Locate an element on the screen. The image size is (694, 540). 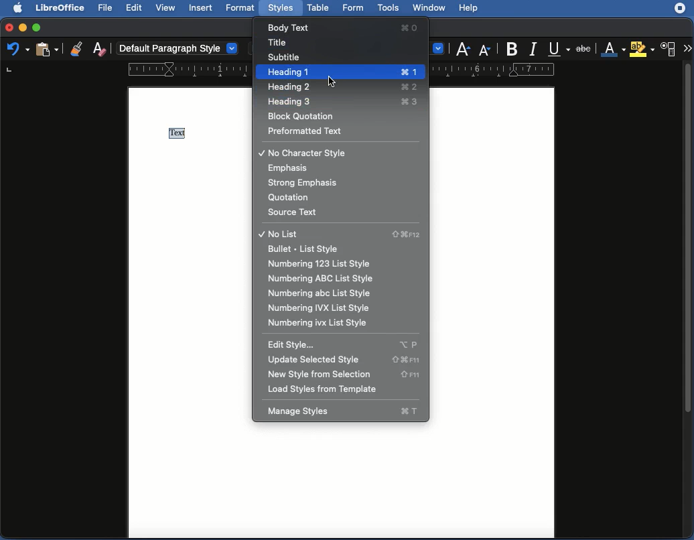
Manage styles is located at coordinates (344, 413).